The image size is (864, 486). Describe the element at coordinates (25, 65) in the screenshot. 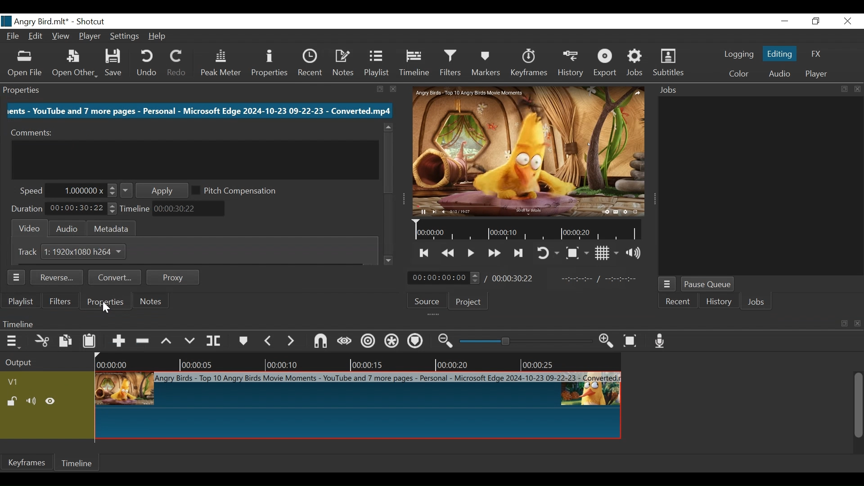

I see `Open Other File` at that location.